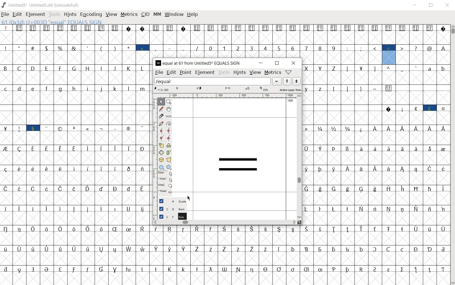 The height and width of the screenshot is (285, 455). I want to click on FOREGROUND, so click(169, 216).